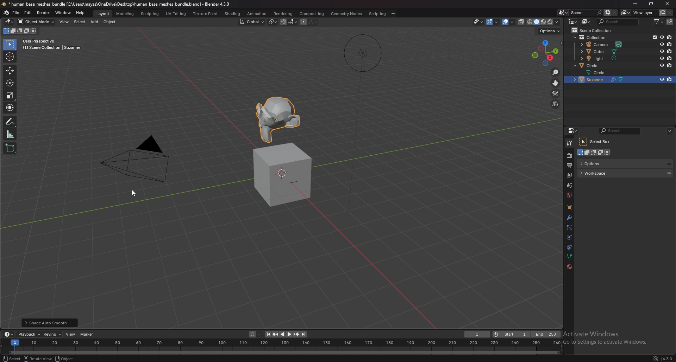  I want to click on move, so click(10, 71).